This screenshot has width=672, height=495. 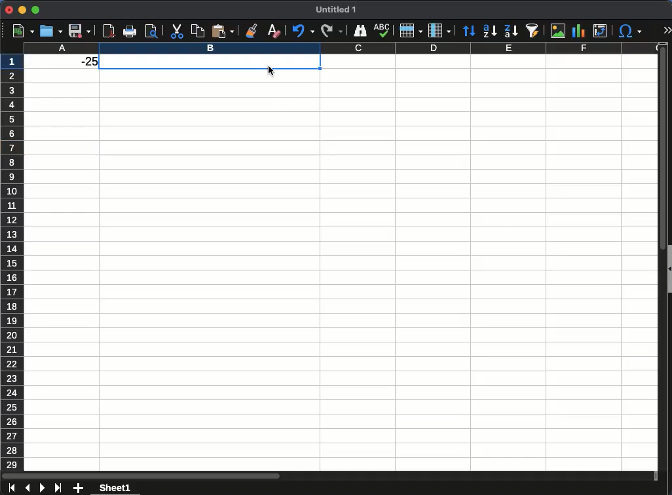 What do you see at coordinates (79, 487) in the screenshot?
I see `add sheet` at bounding box center [79, 487].